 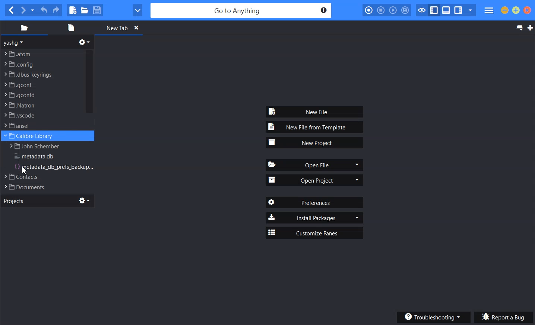 What do you see at coordinates (504, 317) in the screenshot?
I see `Report a bug` at bounding box center [504, 317].